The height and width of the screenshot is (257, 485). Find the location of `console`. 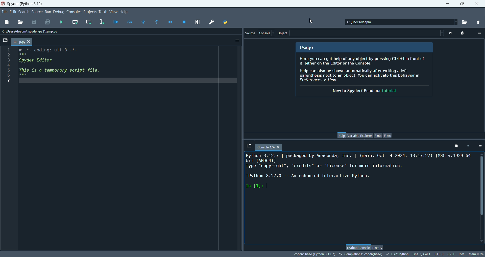

console is located at coordinates (266, 33).